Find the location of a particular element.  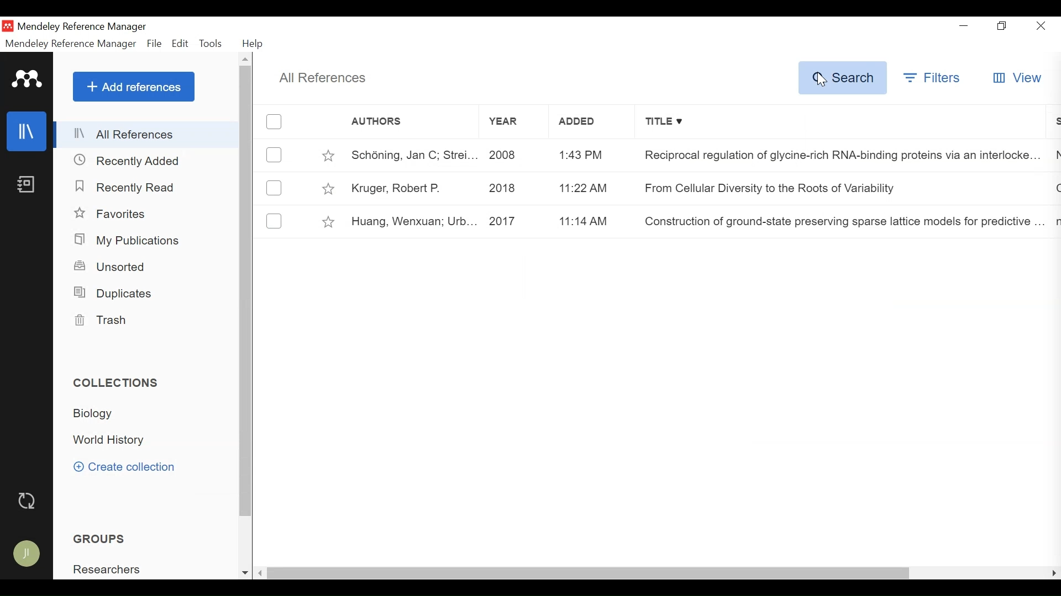

Scroll Right is located at coordinates (1053, 573).